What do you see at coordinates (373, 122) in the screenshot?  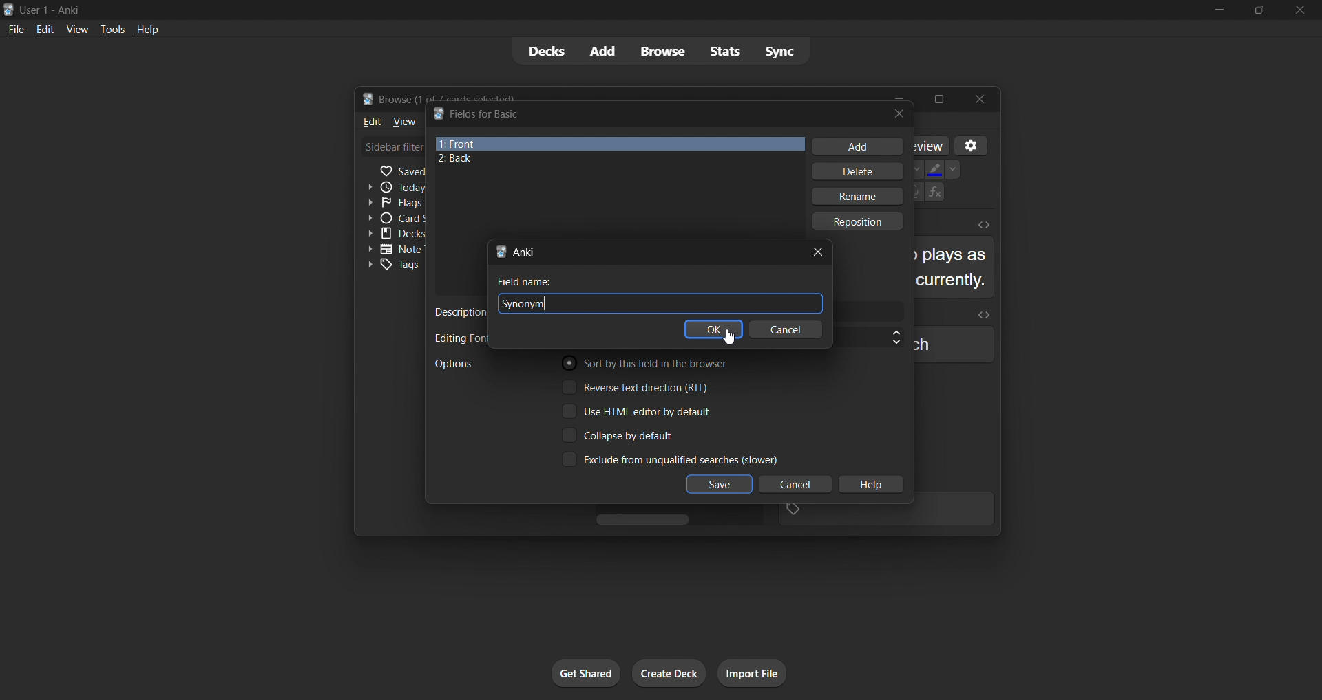 I see `Edit` at bounding box center [373, 122].